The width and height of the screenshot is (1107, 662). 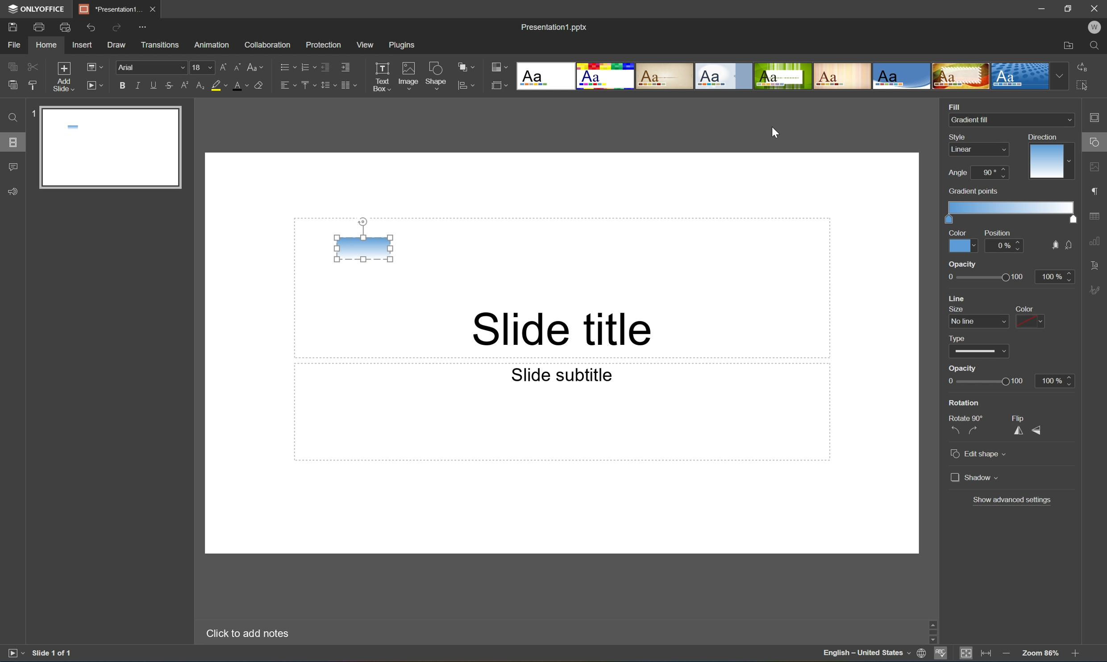 What do you see at coordinates (1074, 620) in the screenshot?
I see `Scroll Up` at bounding box center [1074, 620].